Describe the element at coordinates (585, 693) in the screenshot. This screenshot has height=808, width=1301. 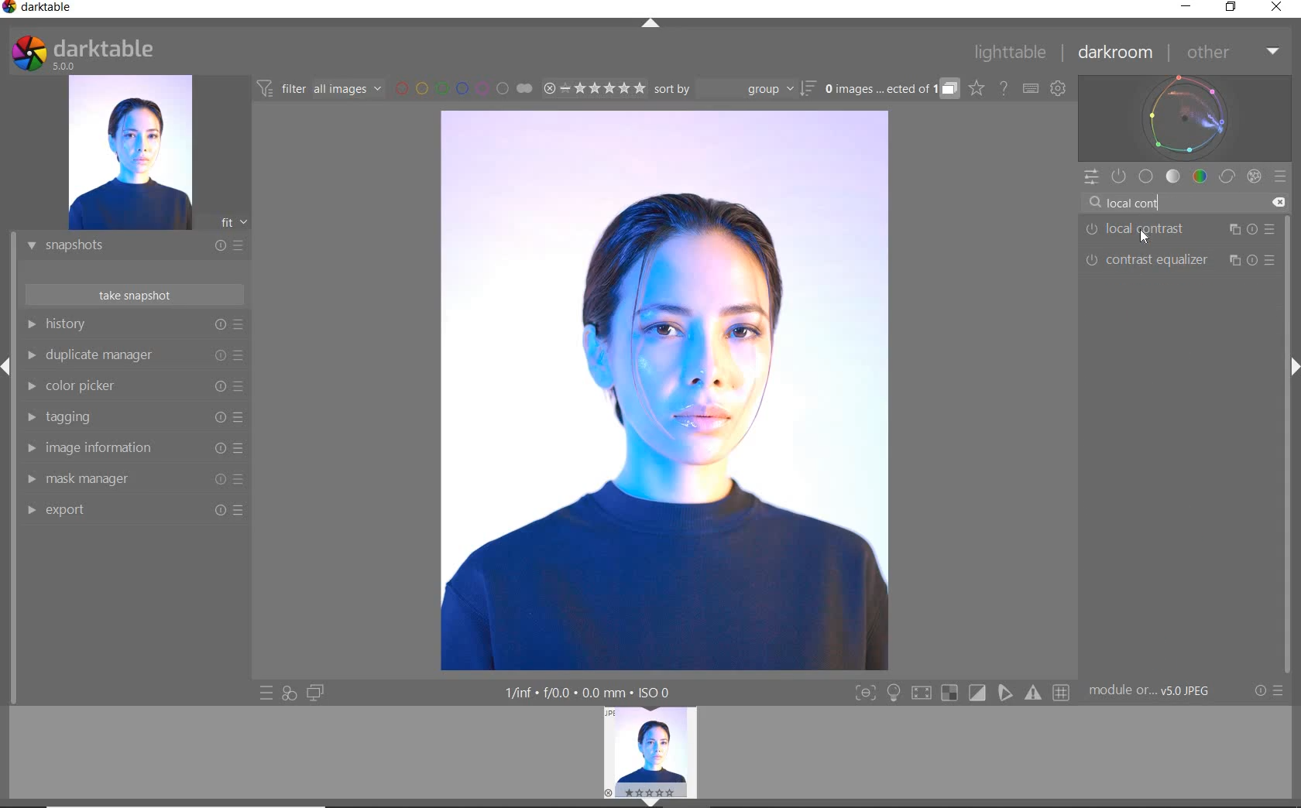
I see `DISPLAYED GUI INFO` at that location.